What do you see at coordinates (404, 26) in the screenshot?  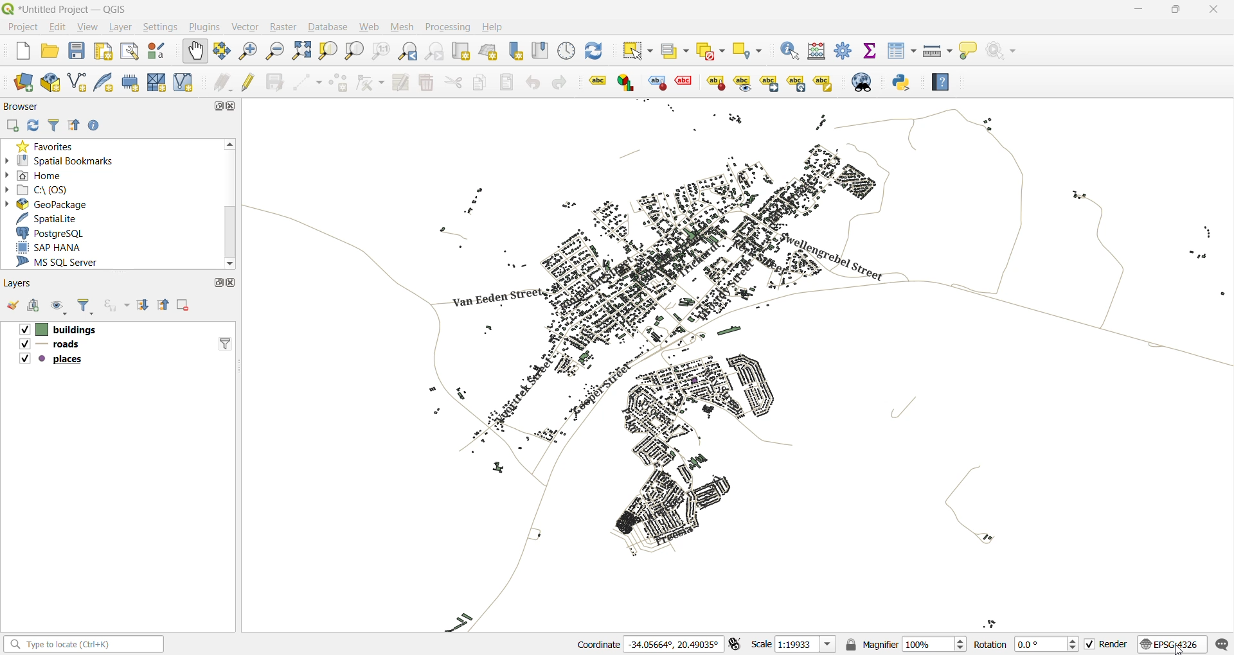 I see `mesh` at bounding box center [404, 26].